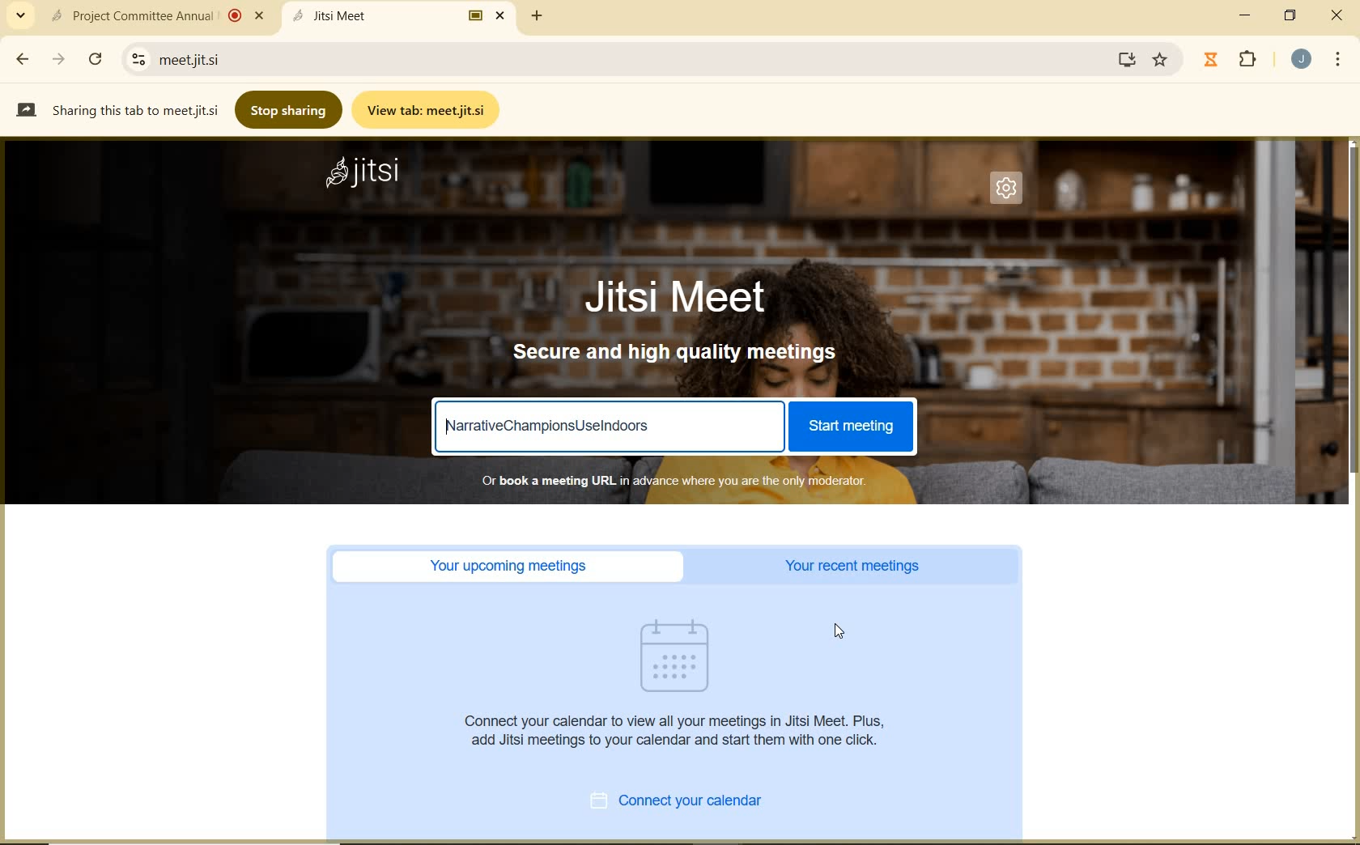  What do you see at coordinates (550, 427) in the screenshot?
I see `NarrativeChampionsUselndoors` at bounding box center [550, 427].